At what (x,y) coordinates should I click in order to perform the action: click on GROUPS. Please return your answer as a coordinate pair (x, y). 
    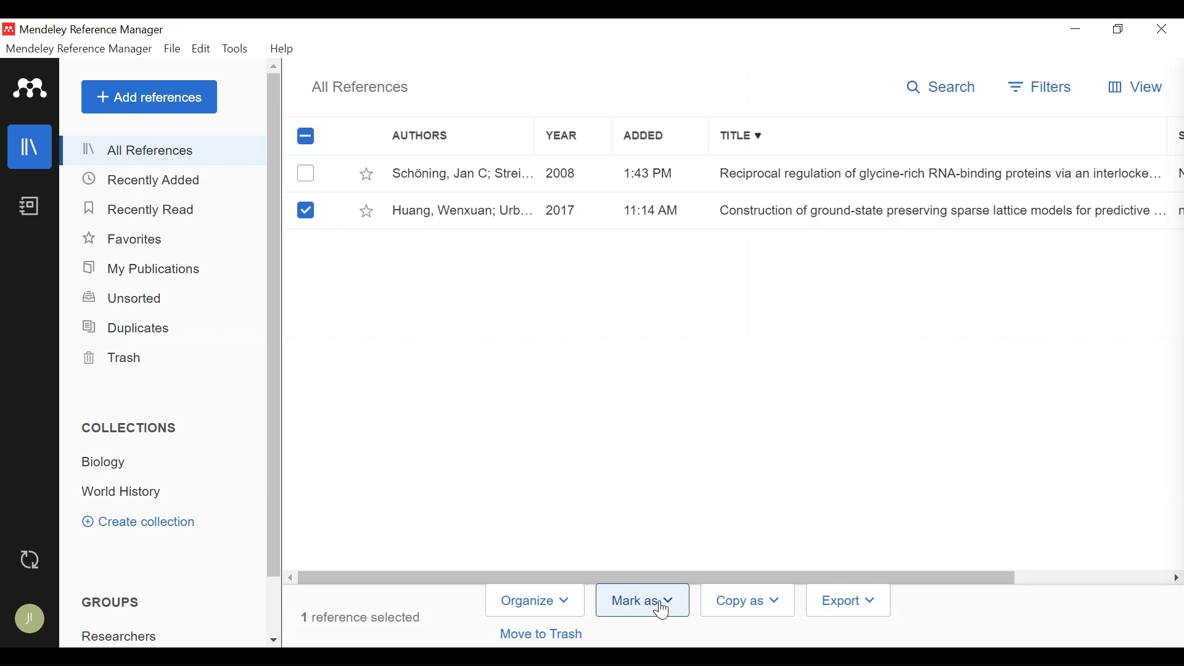
    Looking at the image, I should click on (117, 602).